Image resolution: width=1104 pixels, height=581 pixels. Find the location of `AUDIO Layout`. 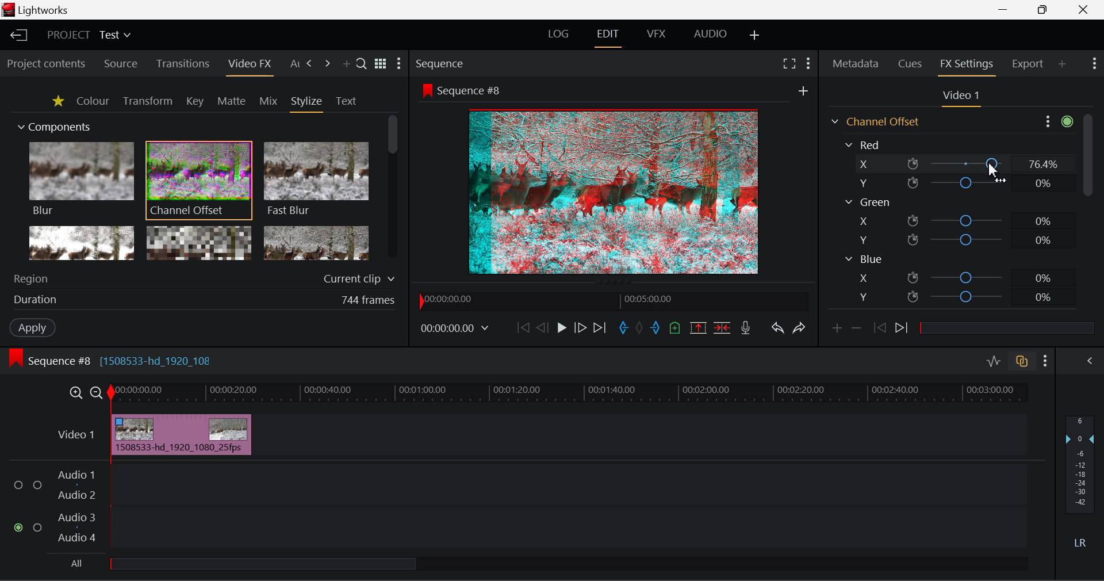

AUDIO Layout is located at coordinates (712, 36).